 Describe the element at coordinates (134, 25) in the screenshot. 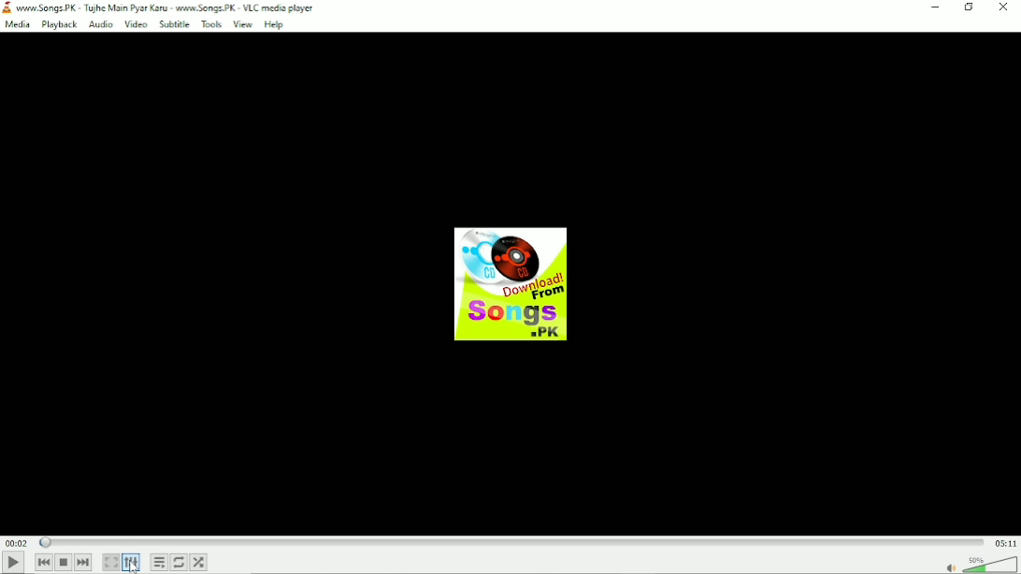

I see `Video` at that location.